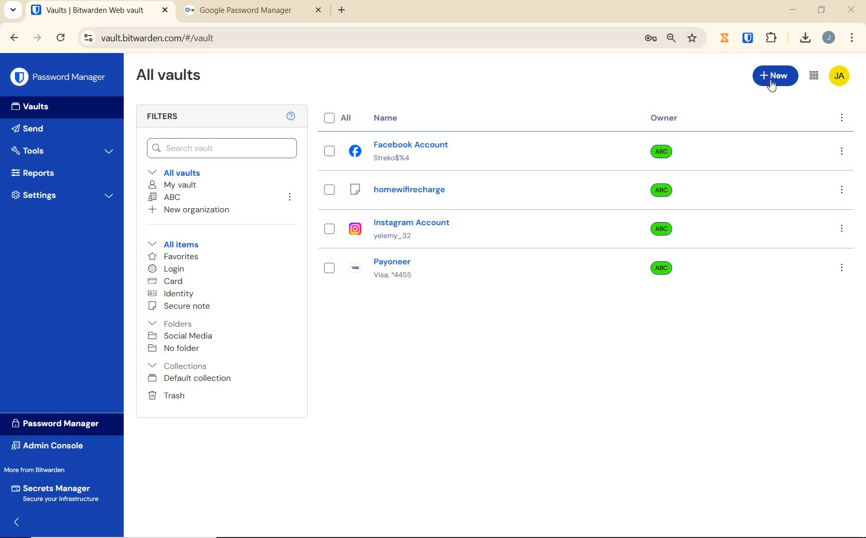 This screenshot has width=866, height=538. What do you see at coordinates (665, 229) in the screenshot?
I see `Owner organization` at bounding box center [665, 229].